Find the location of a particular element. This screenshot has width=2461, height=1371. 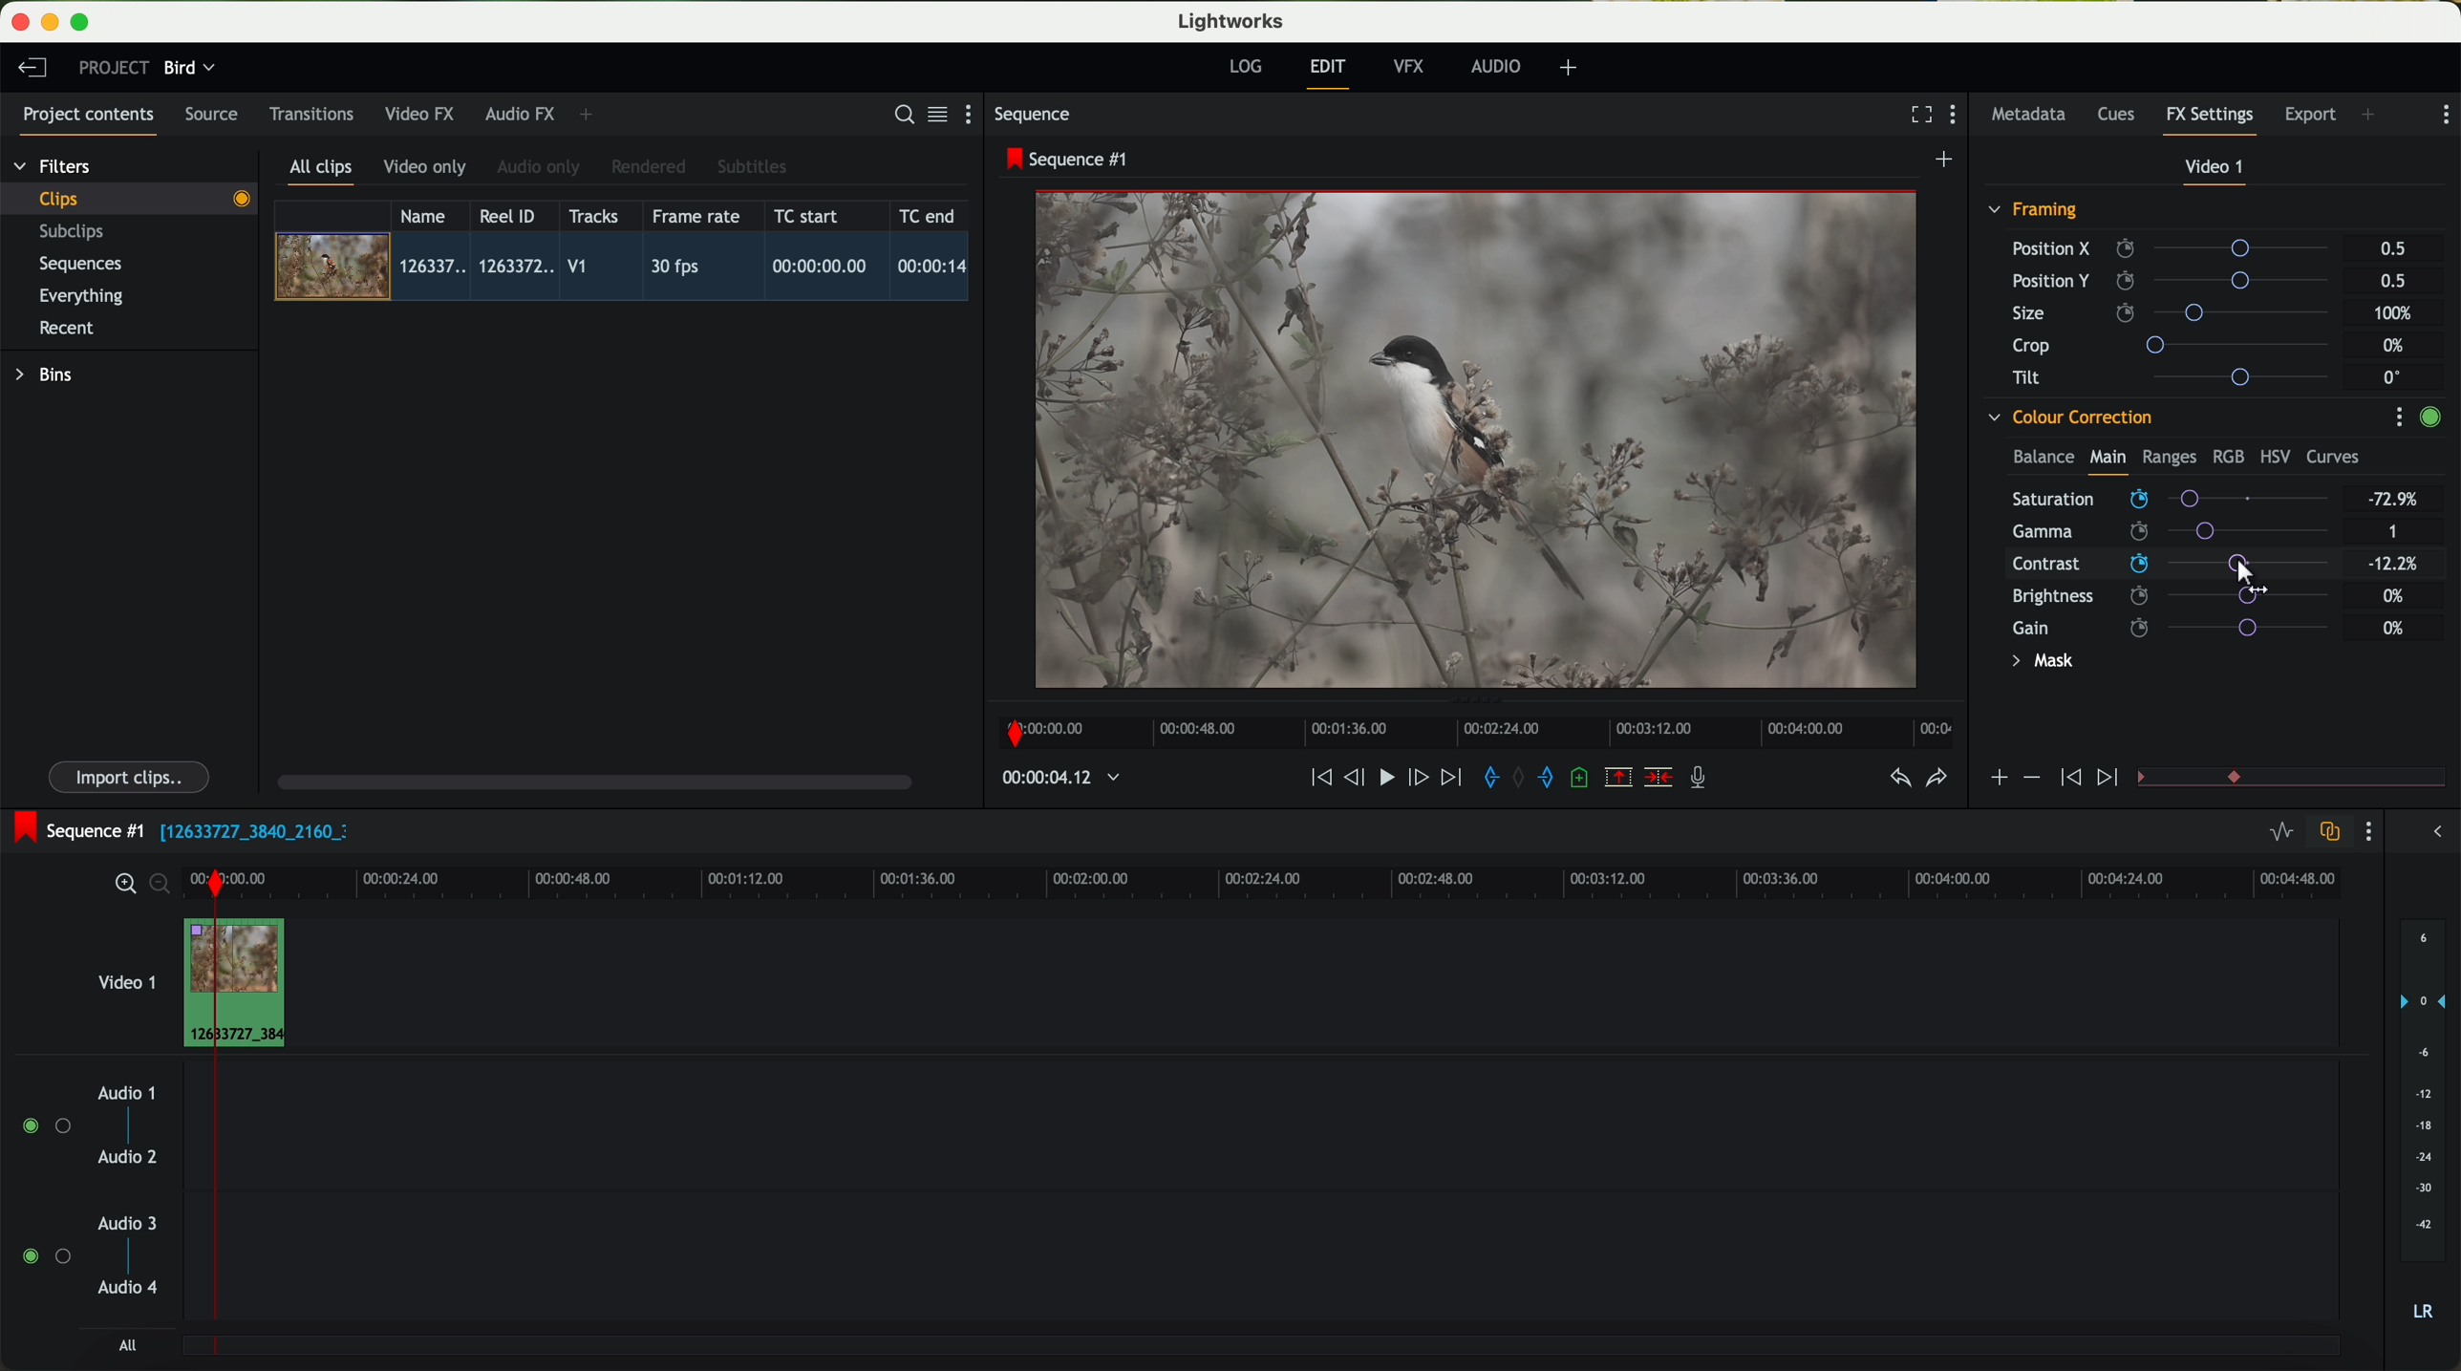

TC end is located at coordinates (929, 215).